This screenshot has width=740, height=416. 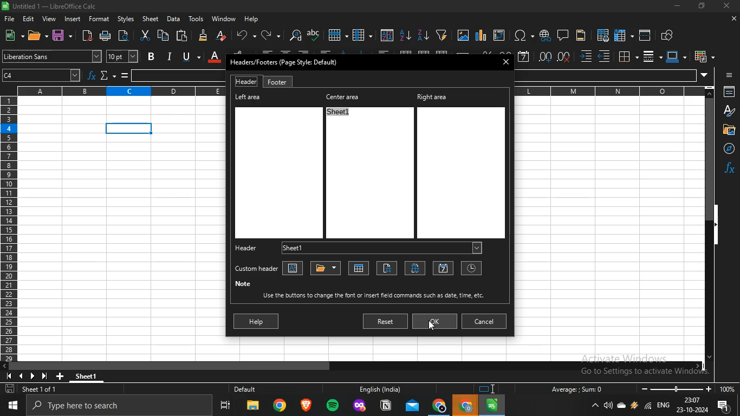 What do you see at coordinates (256, 389) in the screenshot?
I see `Default` at bounding box center [256, 389].